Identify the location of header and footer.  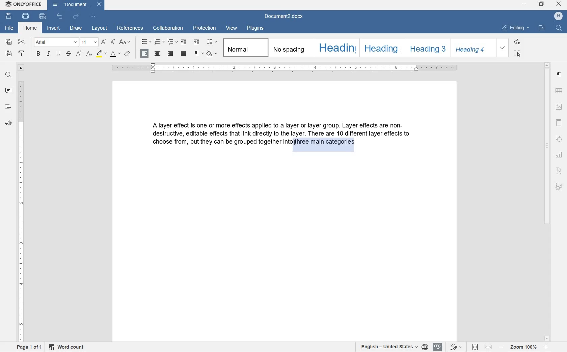
(560, 123).